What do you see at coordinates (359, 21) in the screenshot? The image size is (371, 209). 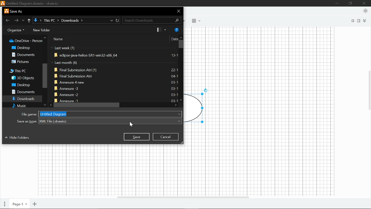 I see `Format` at bounding box center [359, 21].